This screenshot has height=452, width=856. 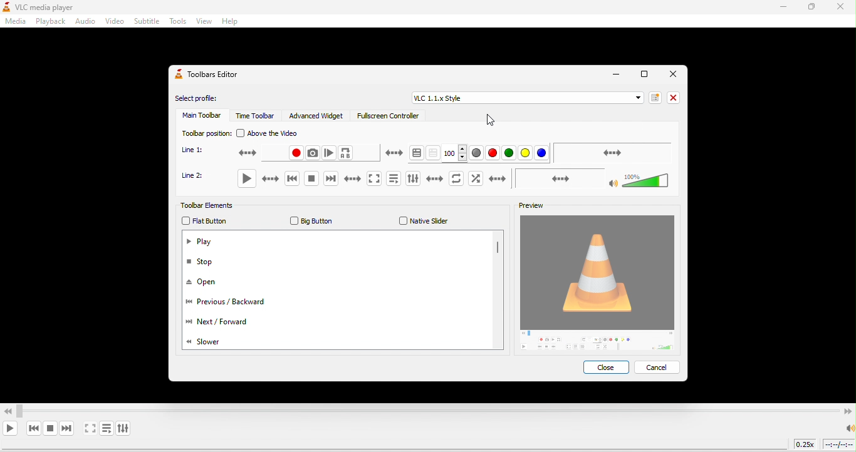 I want to click on next/forward, so click(x=217, y=324).